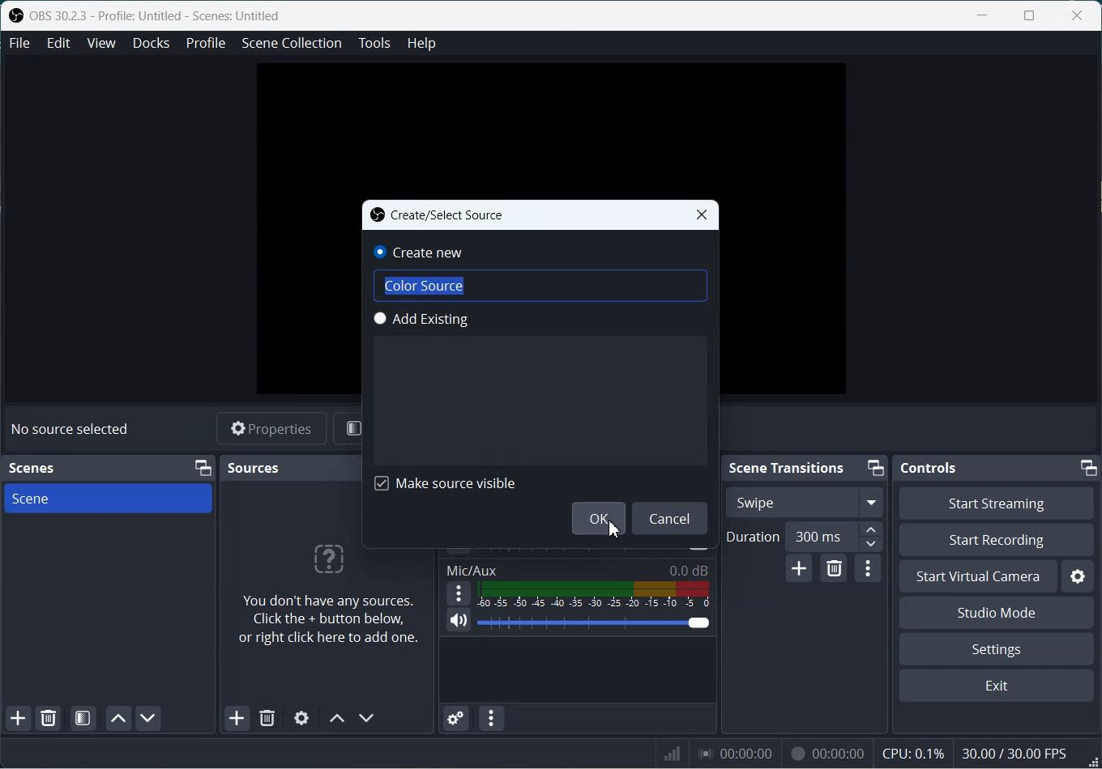 Image resolution: width=1102 pixels, height=769 pixels. Describe the element at coordinates (436, 215) in the screenshot. I see `Create/Select Source` at that location.